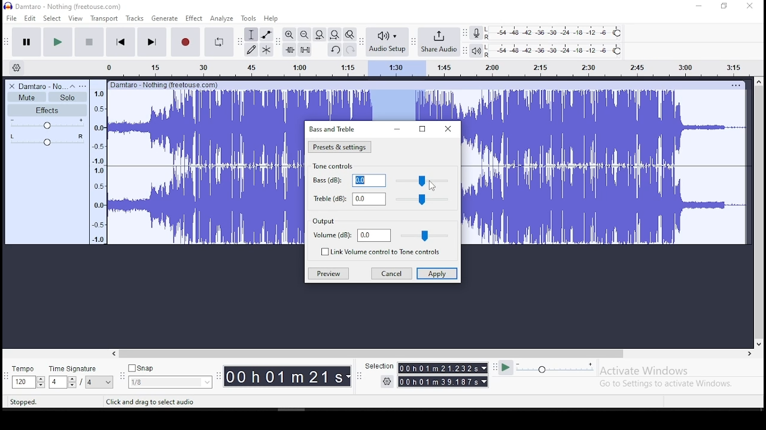 This screenshot has width=766, height=430. Describe the element at coordinates (184, 42) in the screenshot. I see `record` at that location.